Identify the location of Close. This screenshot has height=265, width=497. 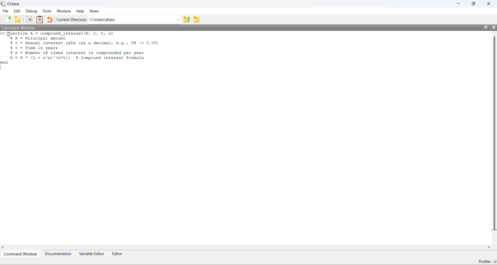
(489, 4).